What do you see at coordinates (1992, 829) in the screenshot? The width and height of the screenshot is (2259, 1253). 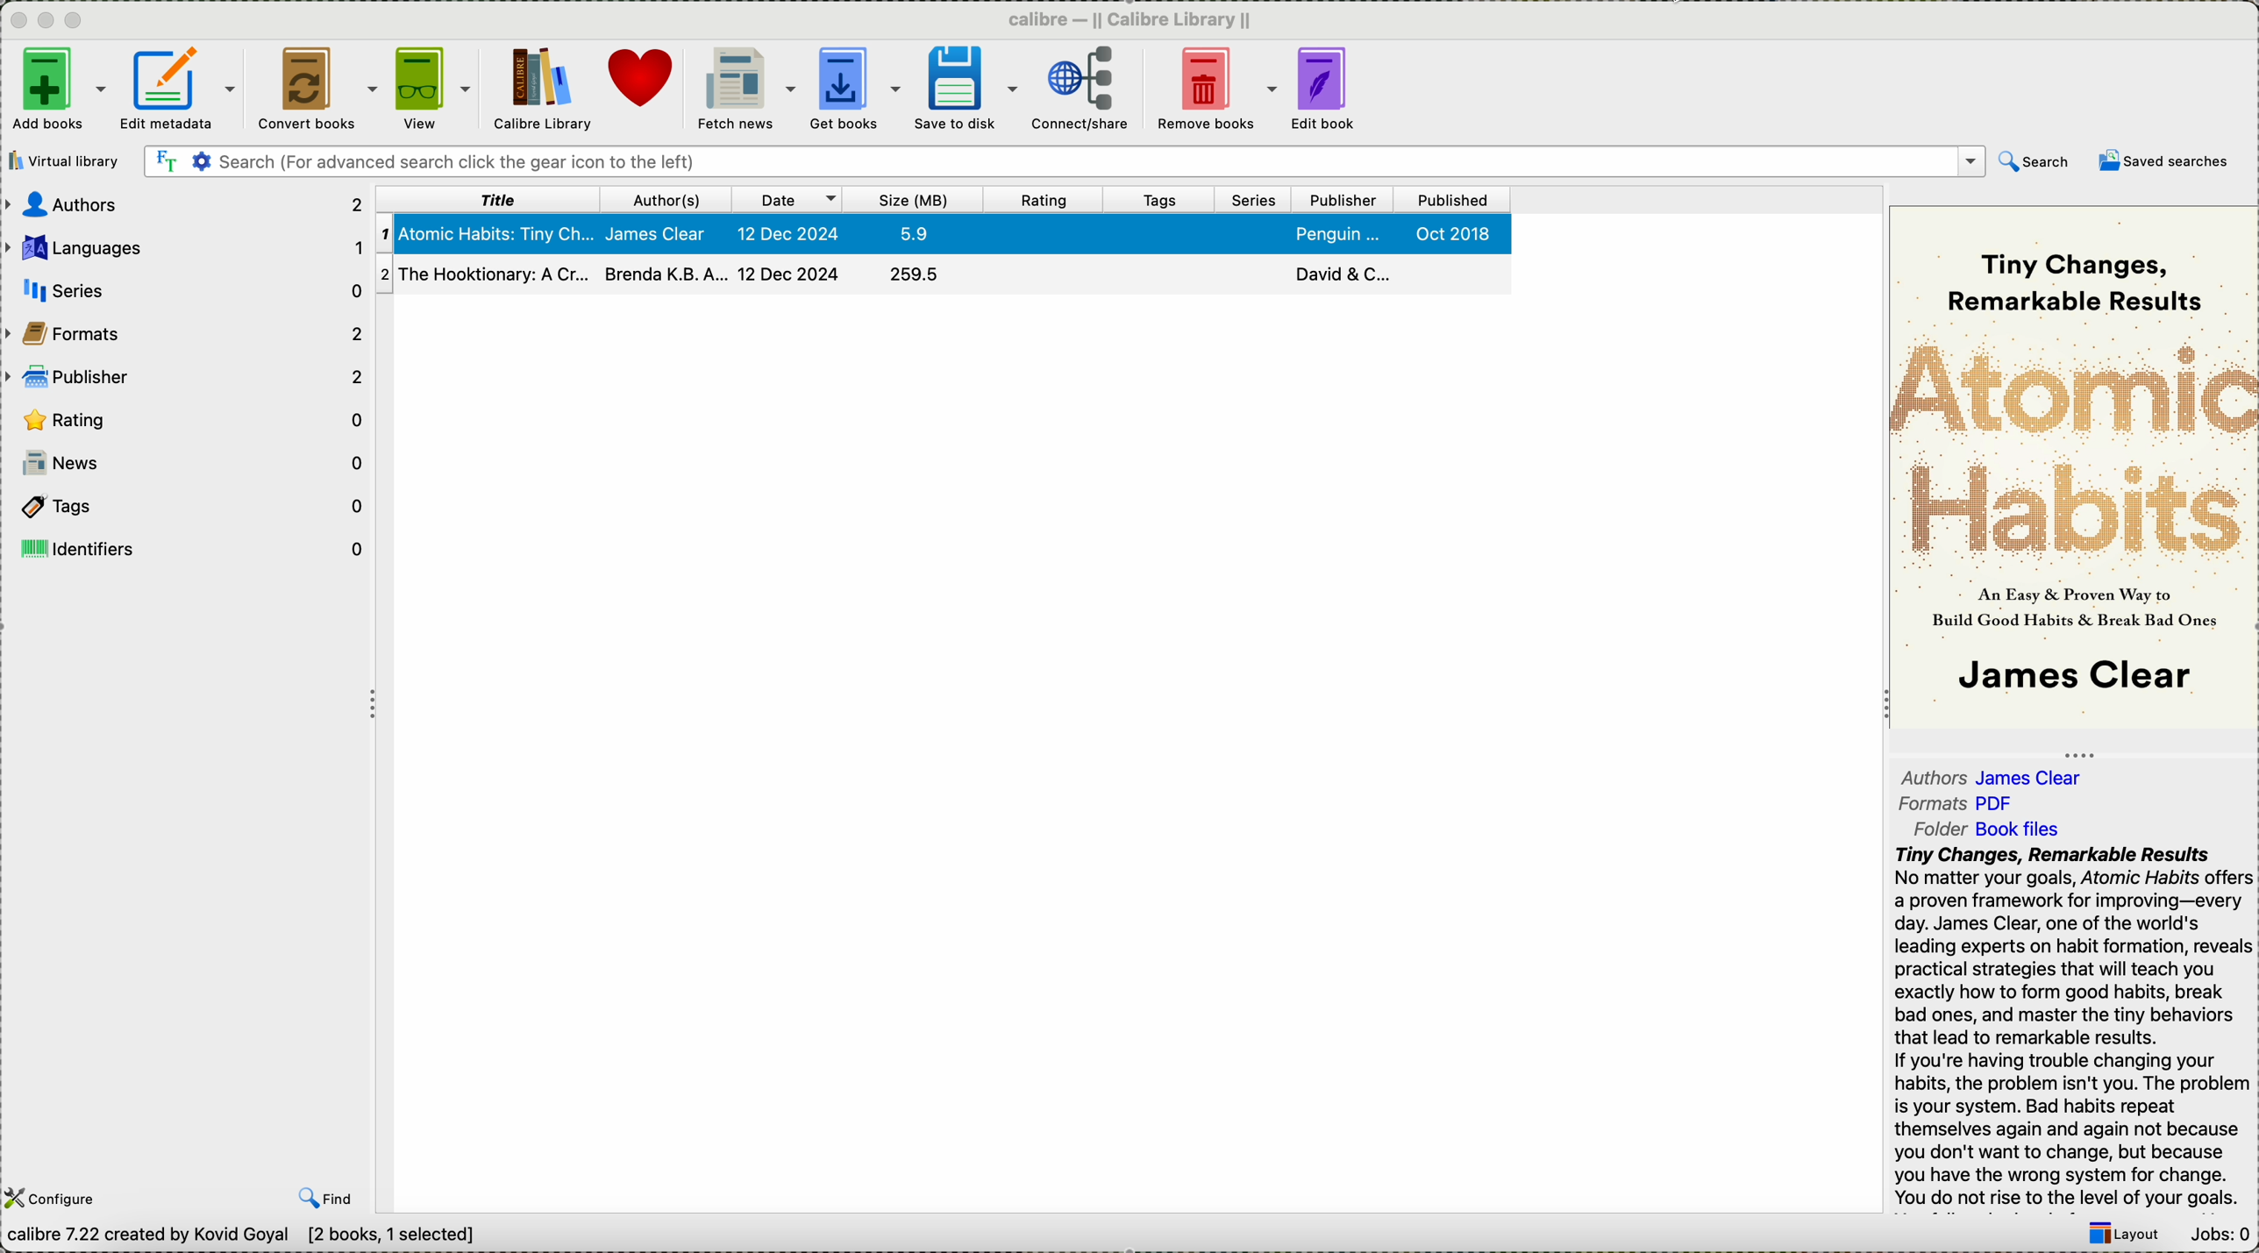 I see `folder` at bounding box center [1992, 829].